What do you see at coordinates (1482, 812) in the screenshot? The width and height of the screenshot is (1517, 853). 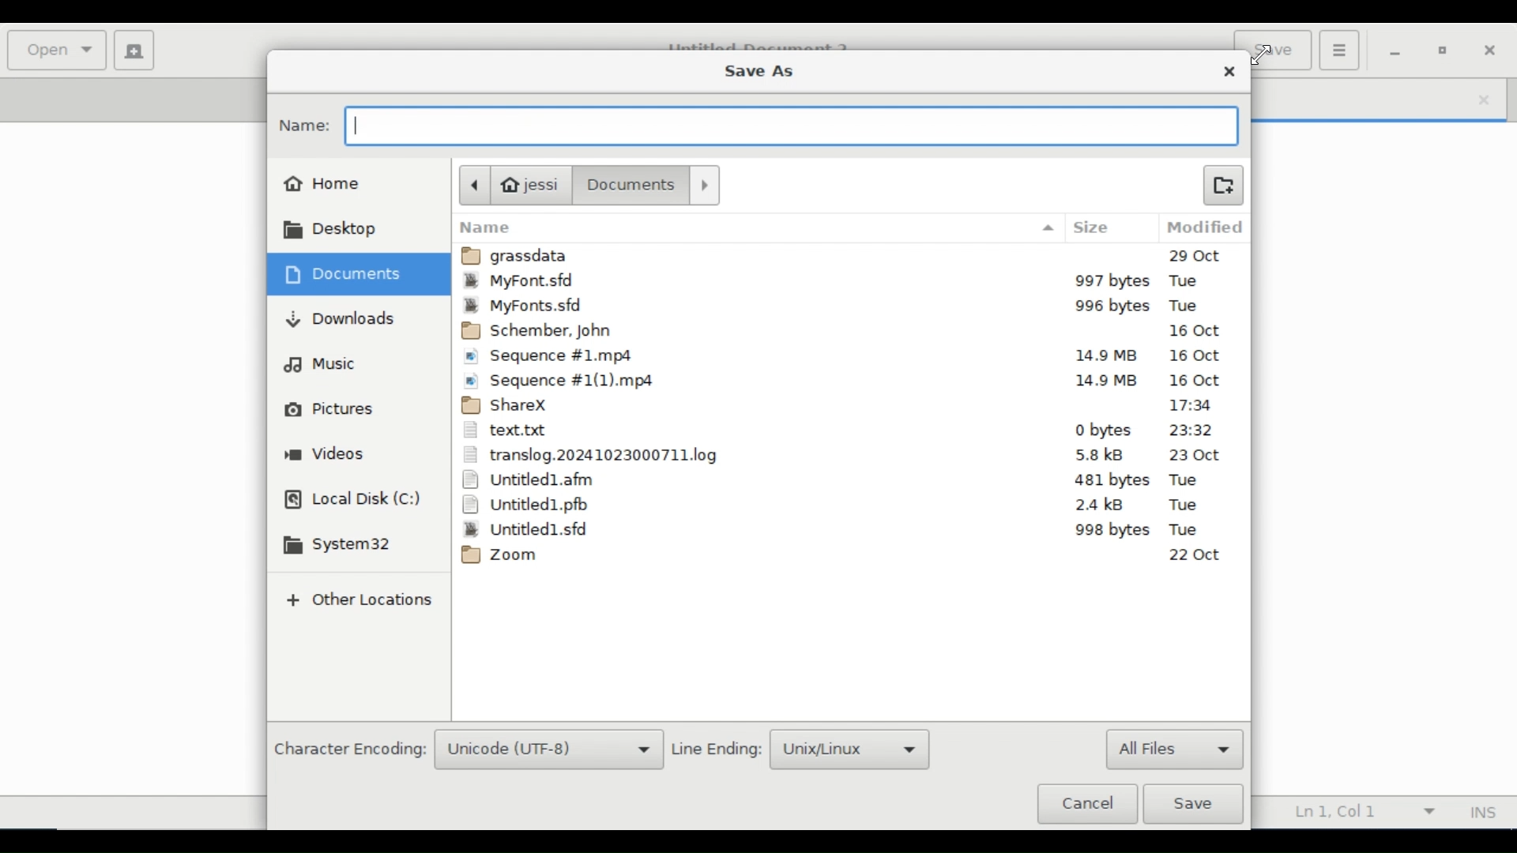 I see `INS` at bounding box center [1482, 812].